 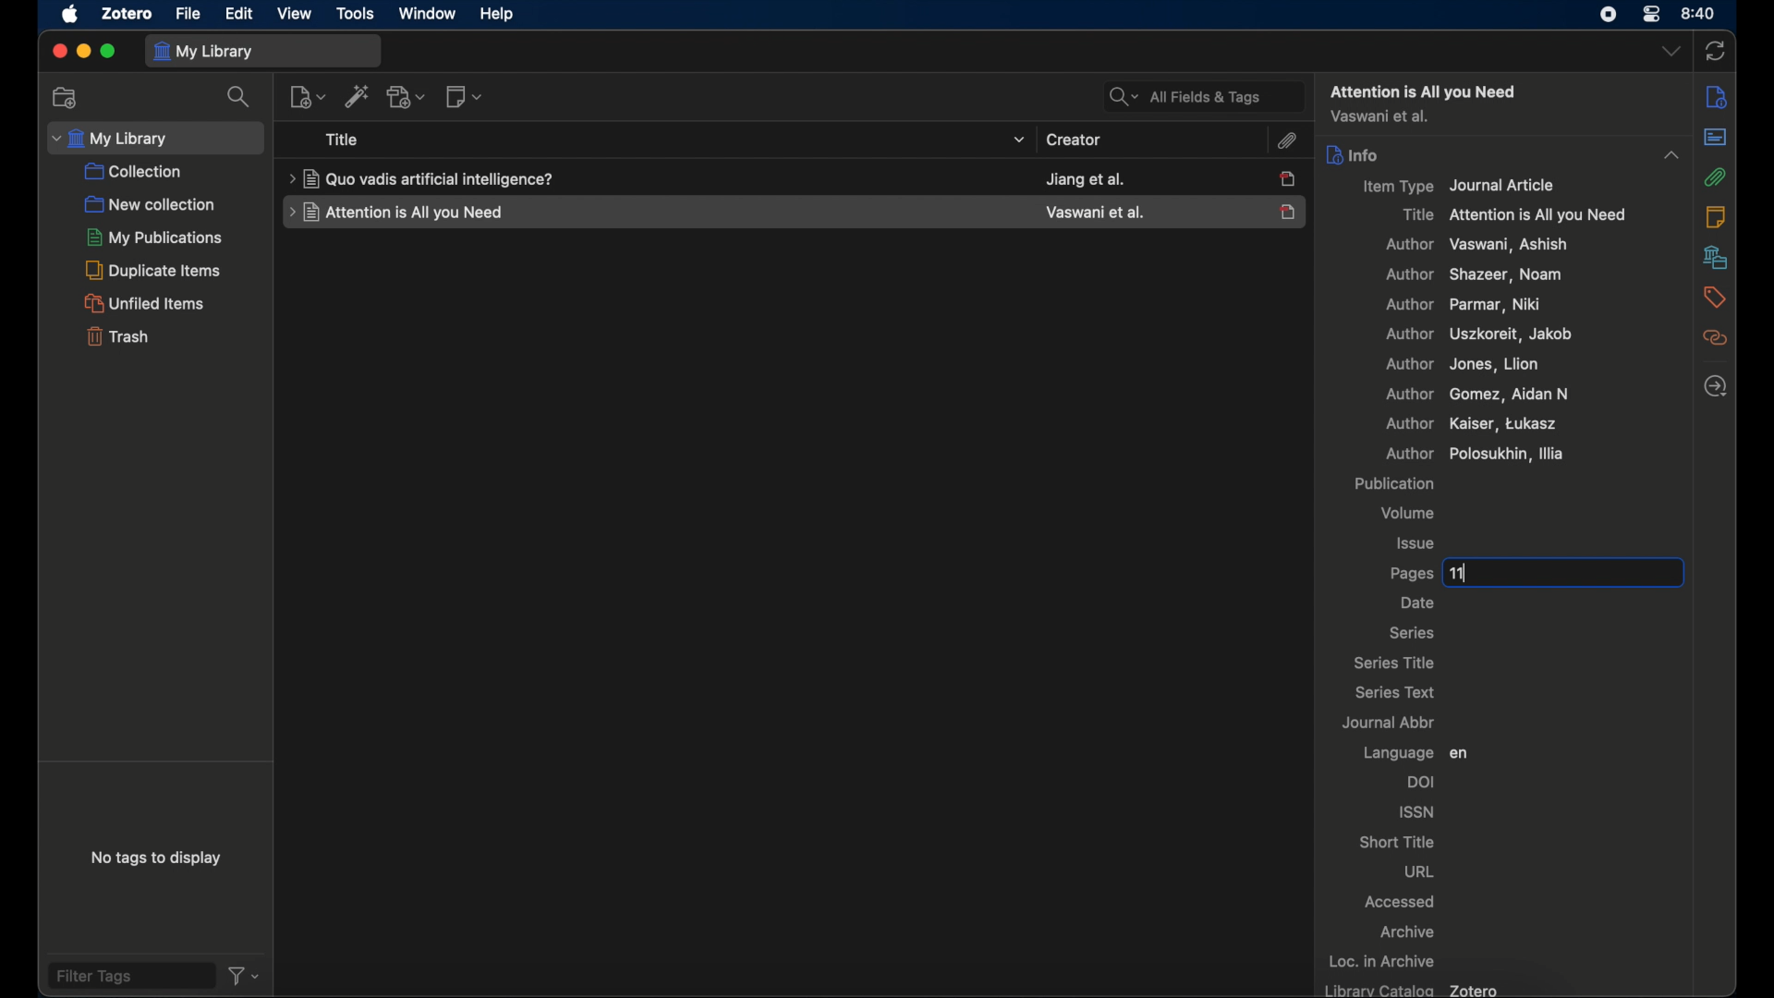 What do you see at coordinates (1464, 365) in the screenshot?
I see `author jones, lion` at bounding box center [1464, 365].